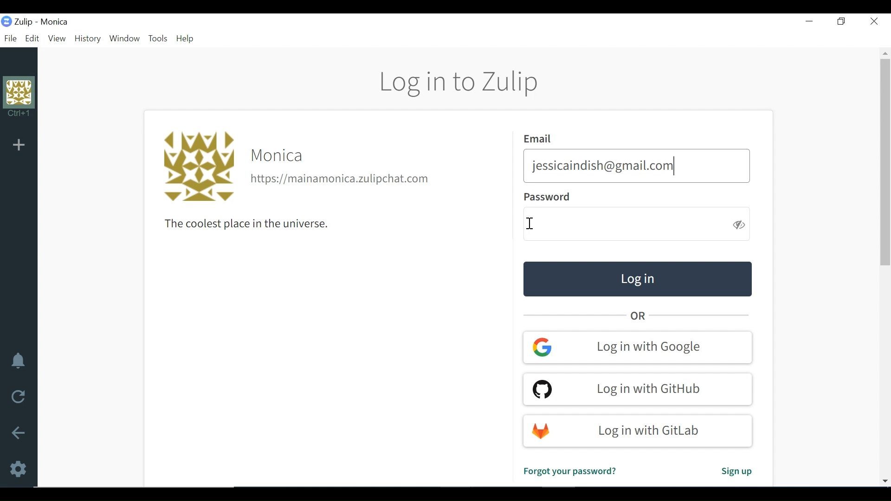 This screenshot has height=501, width=891. Describe the element at coordinates (637, 388) in the screenshot. I see `Log in with GitHub` at that location.